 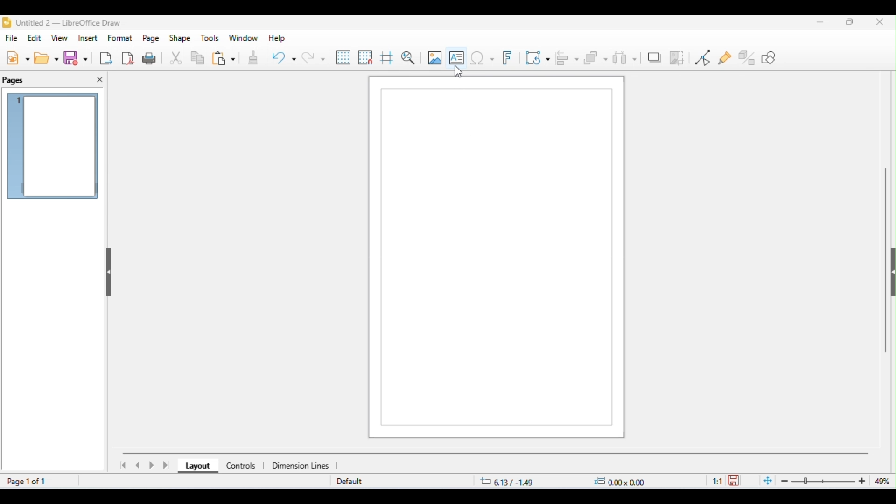 I want to click on clone, so click(x=252, y=59).